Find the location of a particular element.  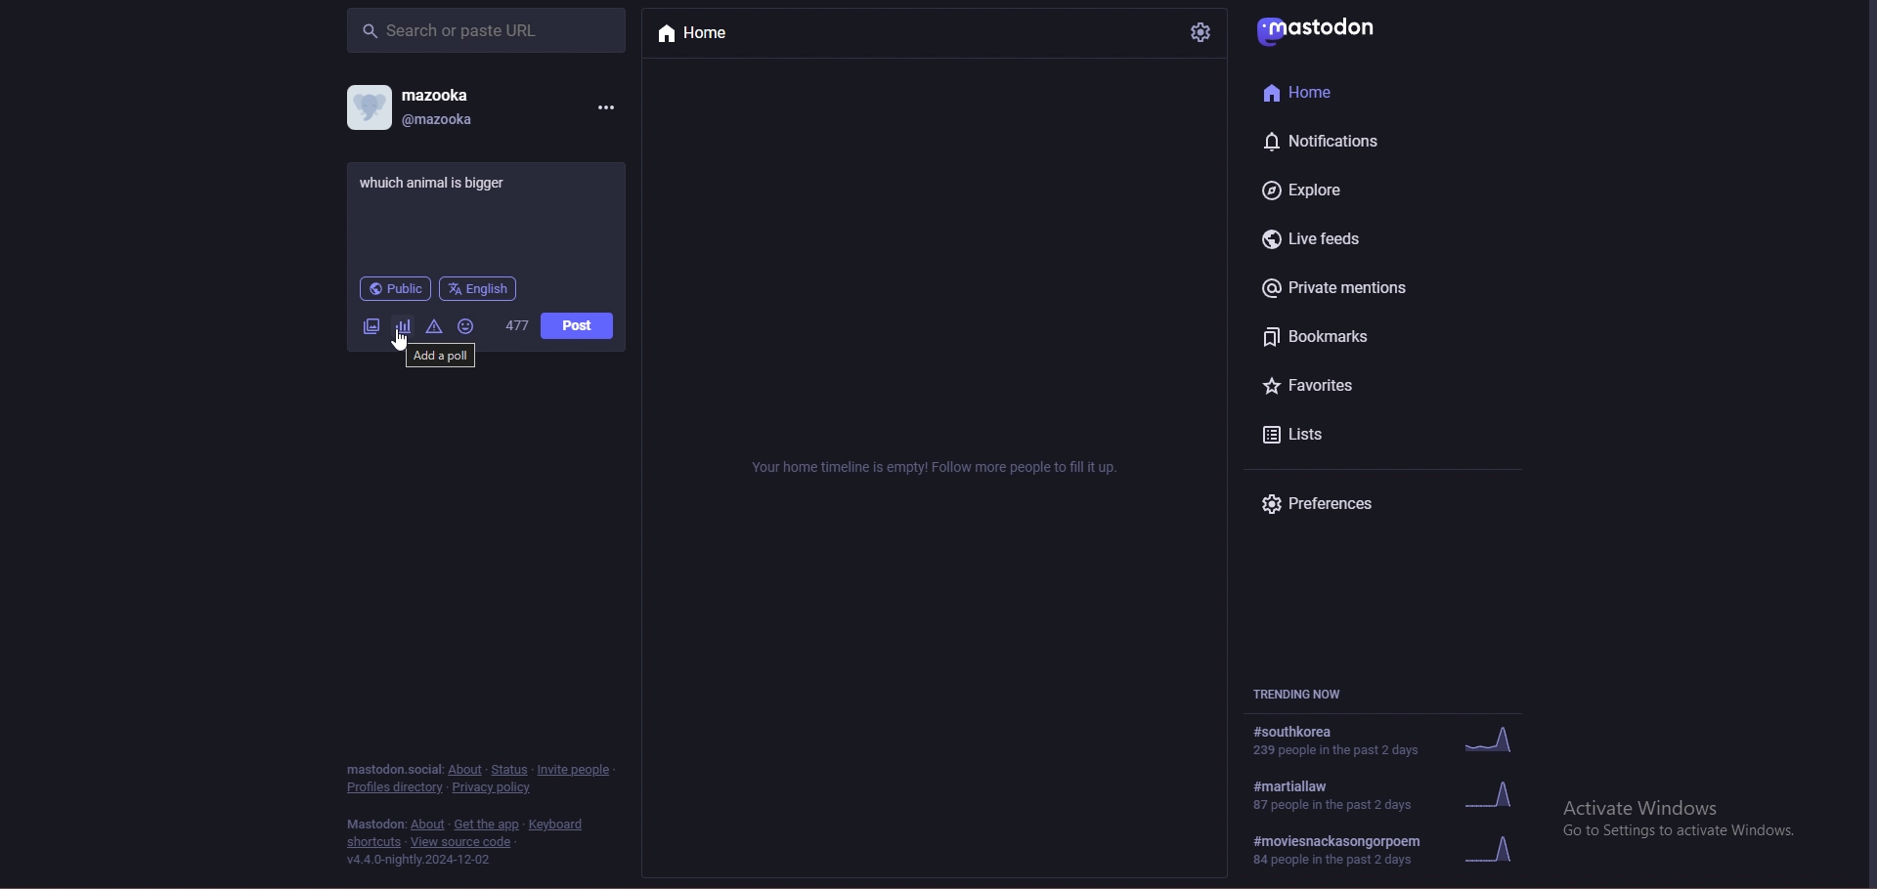

trend is located at coordinates (1396, 795).